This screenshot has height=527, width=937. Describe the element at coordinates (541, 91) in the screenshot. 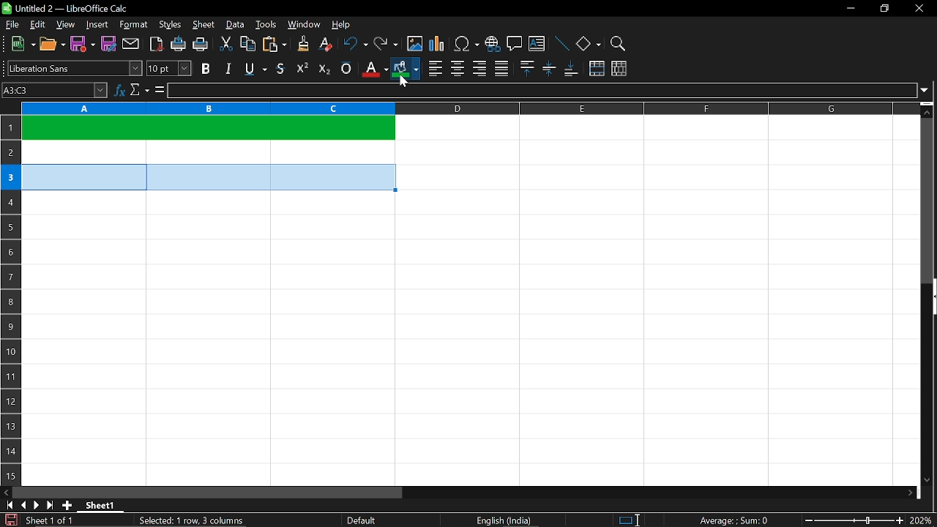

I see `input line` at that location.